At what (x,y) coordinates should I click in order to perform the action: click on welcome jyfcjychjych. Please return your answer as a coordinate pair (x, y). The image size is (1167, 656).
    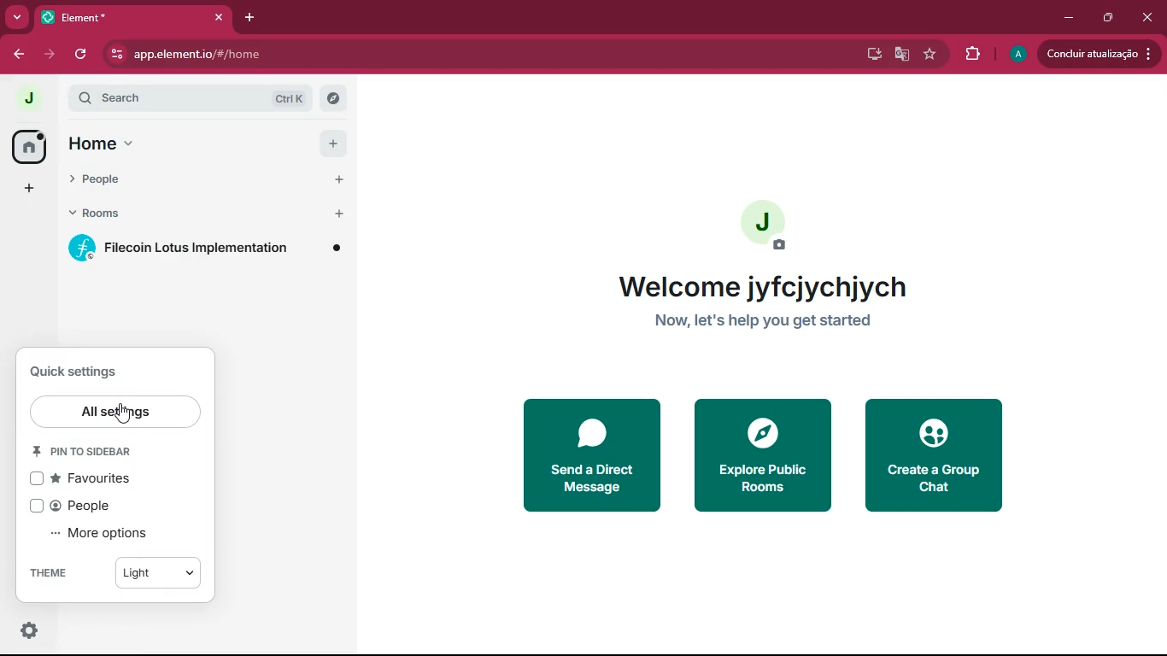
    Looking at the image, I should click on (768, 285).